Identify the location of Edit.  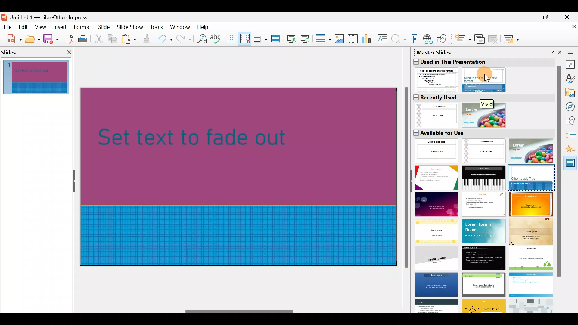
(24, 27).